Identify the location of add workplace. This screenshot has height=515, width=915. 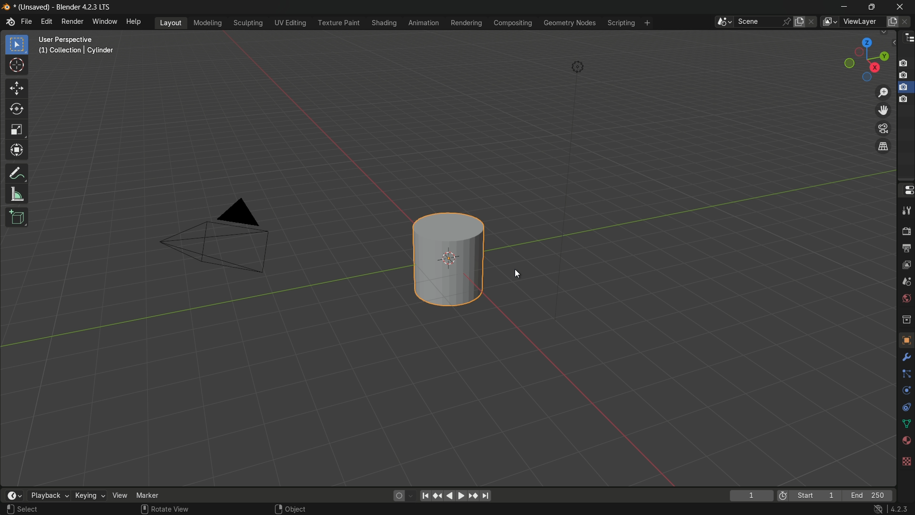
(649, 23).